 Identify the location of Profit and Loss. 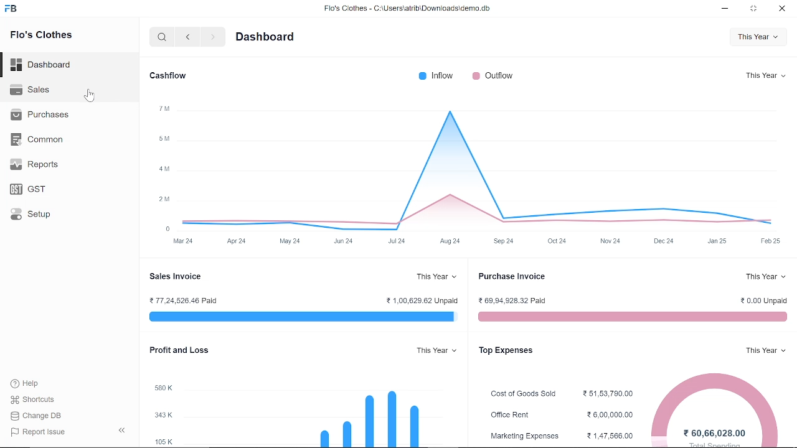
(179, 351).